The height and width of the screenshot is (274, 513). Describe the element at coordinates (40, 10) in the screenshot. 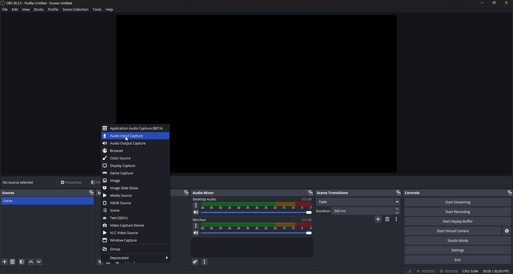

I see `Docks` at that location.